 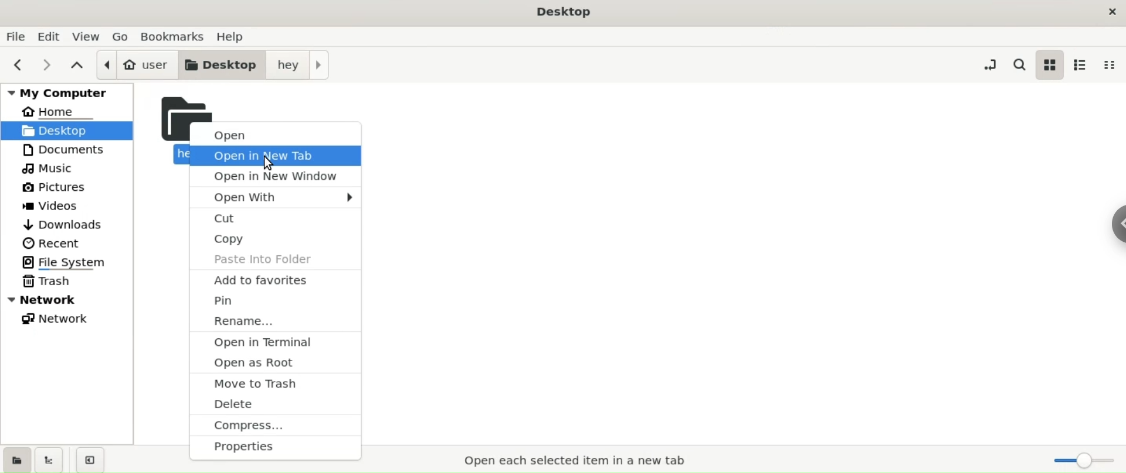 I want to click on cursor, so click(x=269, y=163).